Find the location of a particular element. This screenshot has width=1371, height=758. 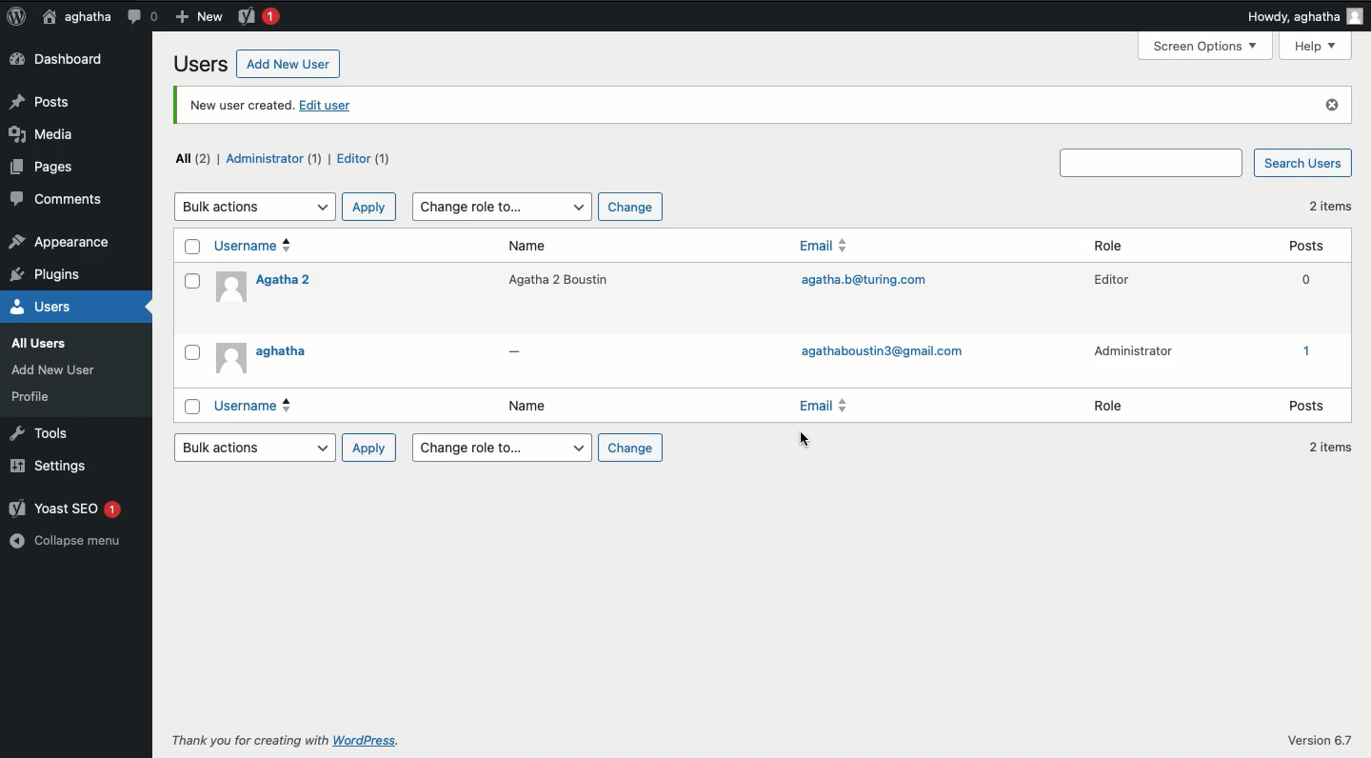

2 items is located at coordinates (1330, 445).